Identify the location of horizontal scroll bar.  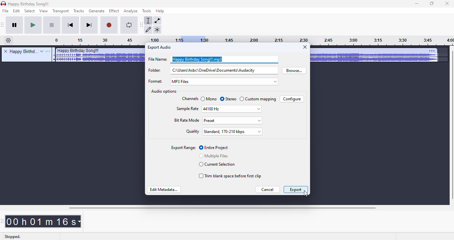
(223, 208).